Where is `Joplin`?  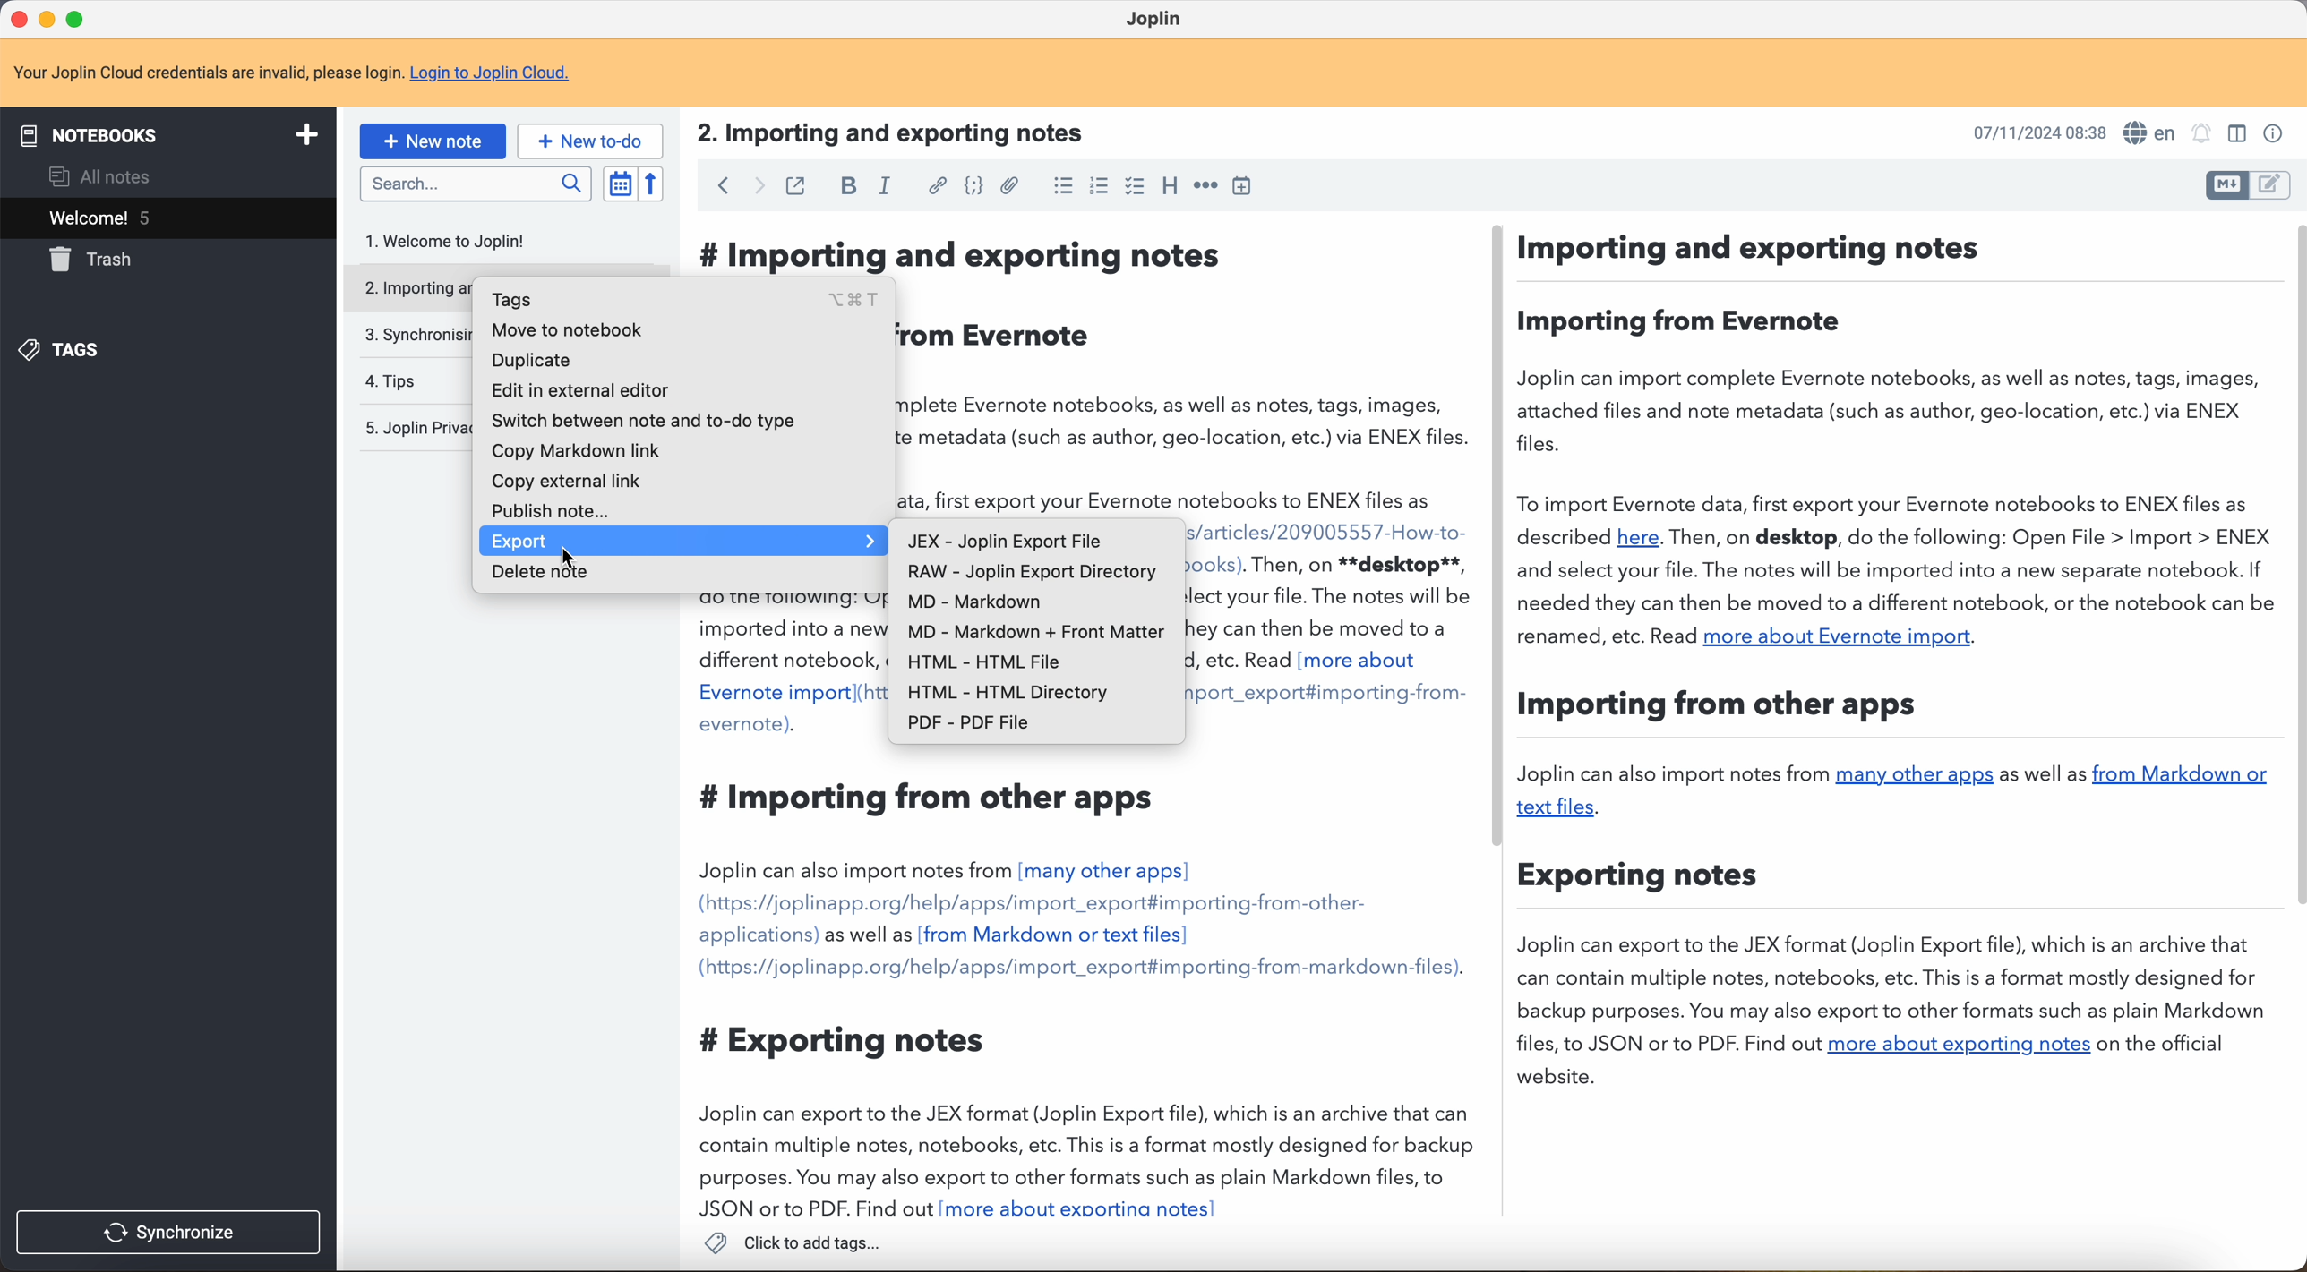 Joplin is located at coordinates (1159, 20).